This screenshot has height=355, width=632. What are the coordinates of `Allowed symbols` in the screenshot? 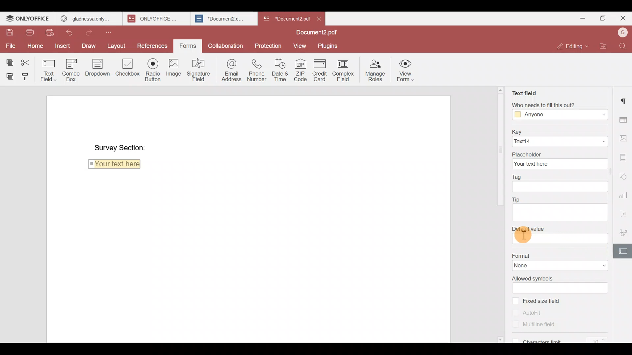 It's located at (557, 278).